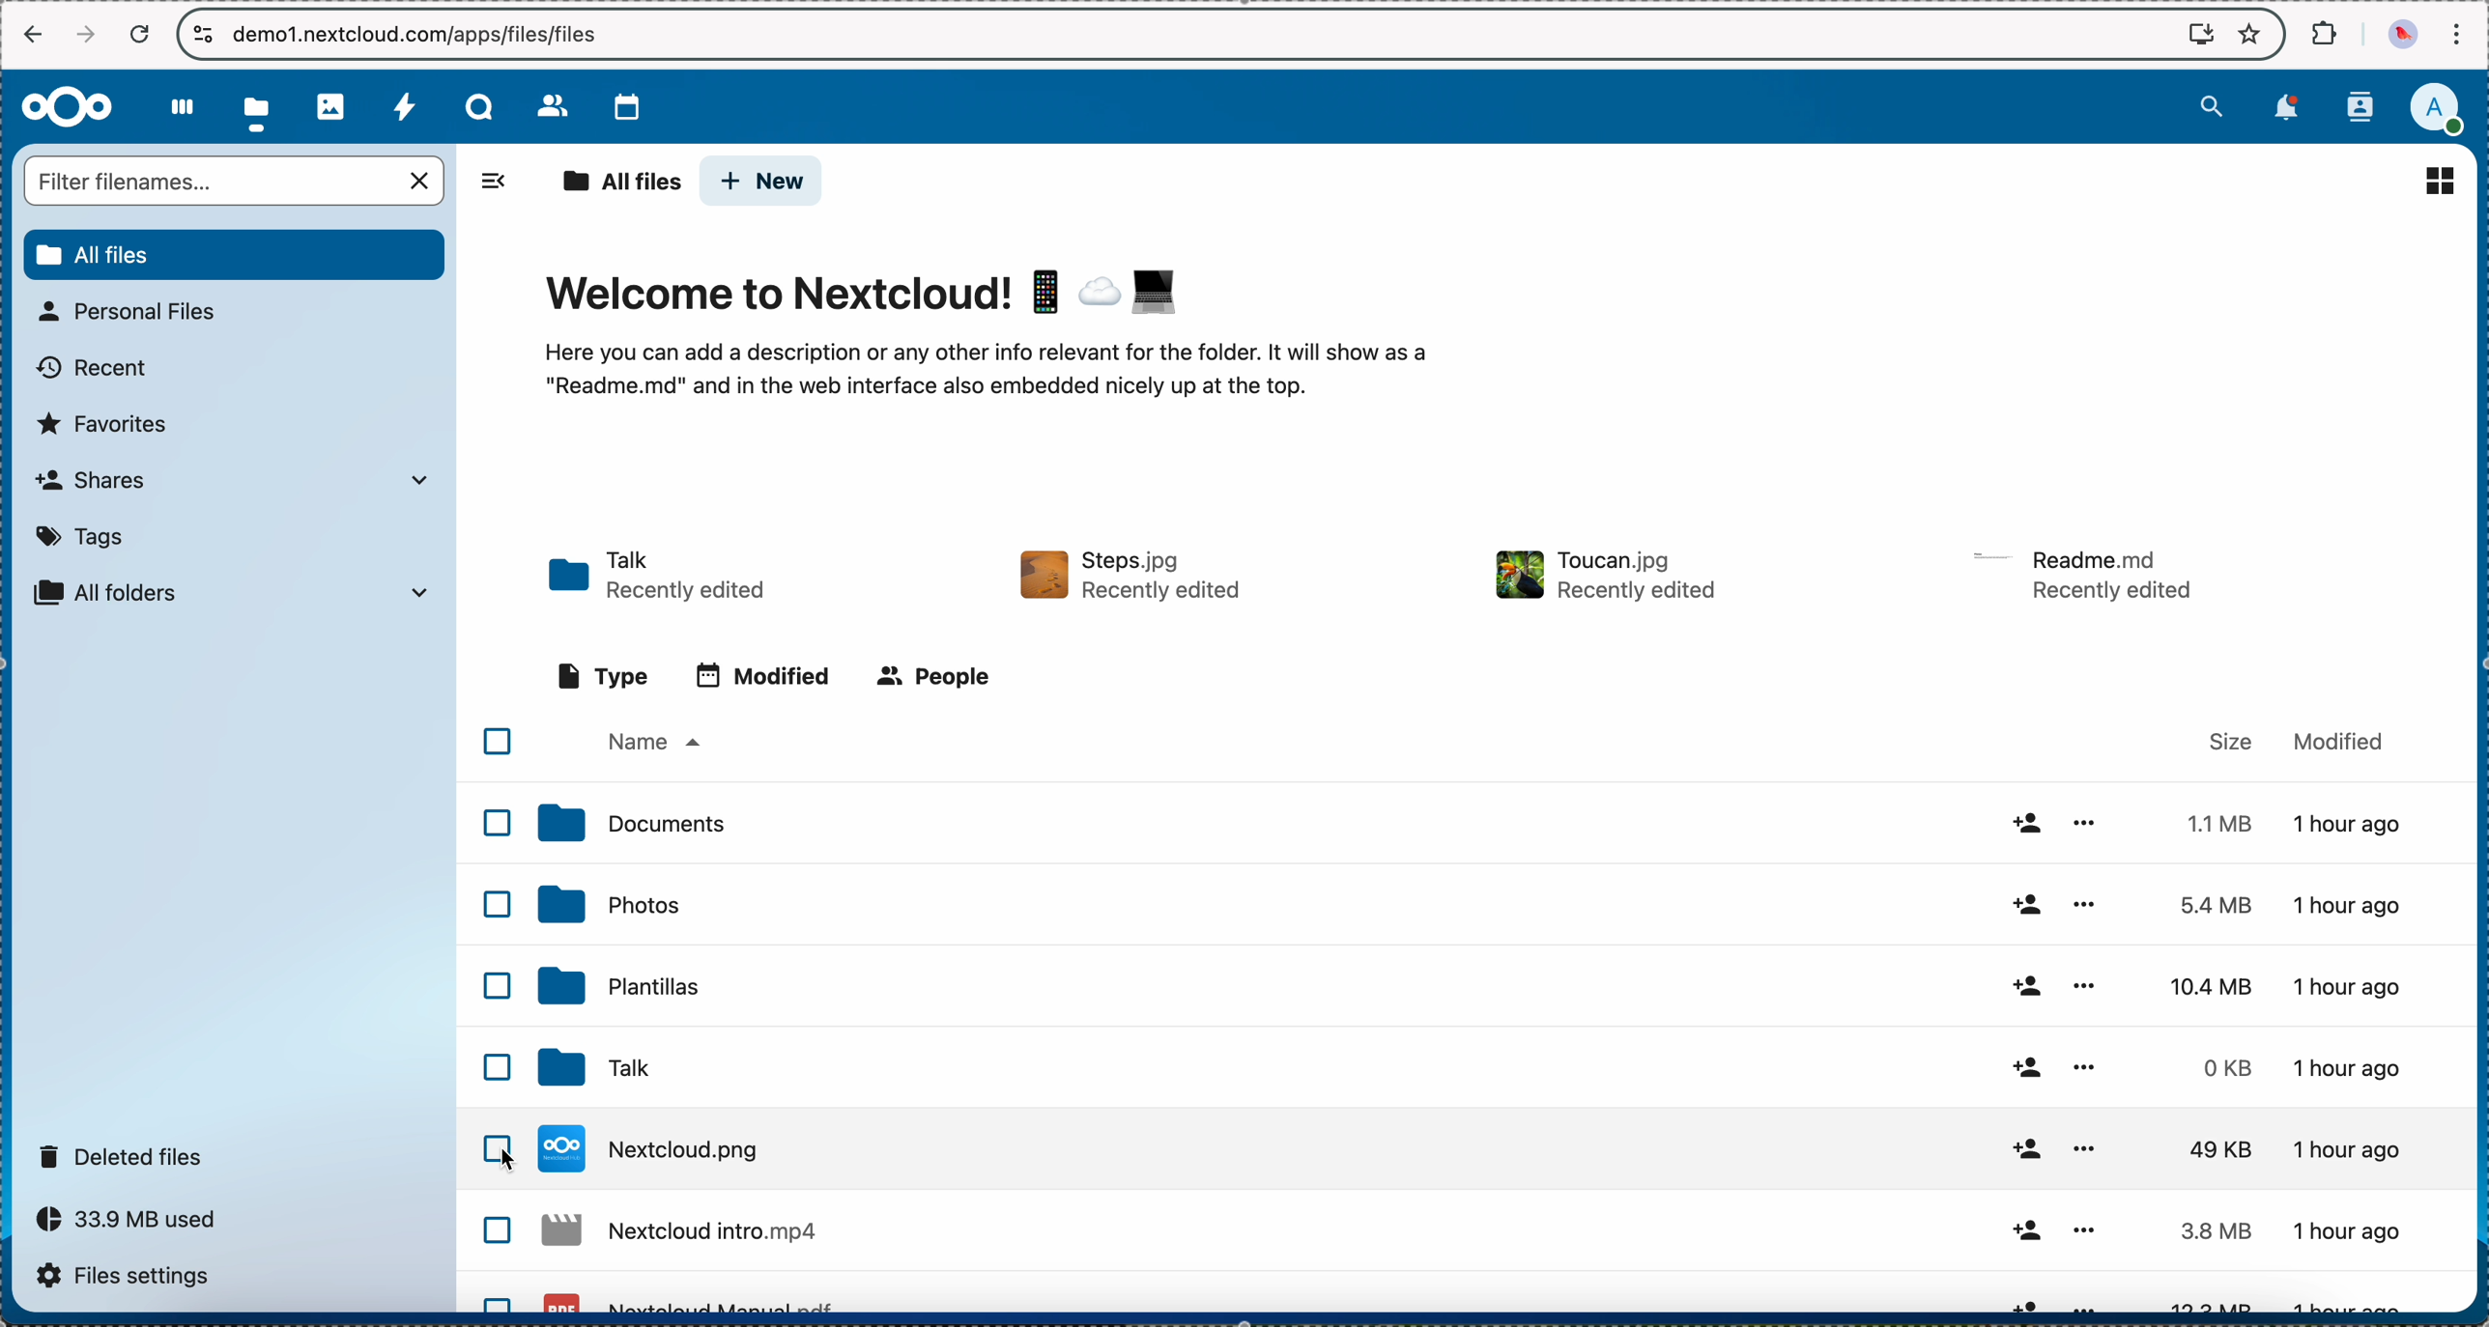 The image size is (2489, 1327). I want to click on URL, so click(421, 33).